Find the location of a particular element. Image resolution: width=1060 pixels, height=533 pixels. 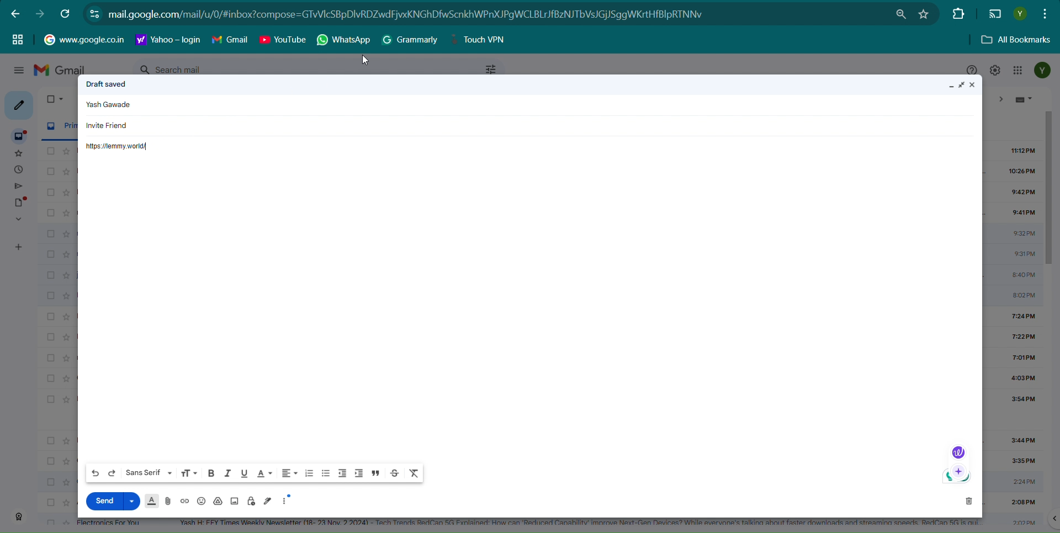

Send is located at coordinates (103, 500).